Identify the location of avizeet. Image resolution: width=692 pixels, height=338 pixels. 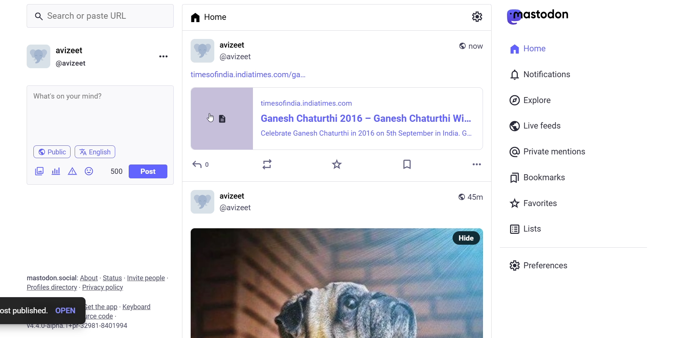
(81, 51).